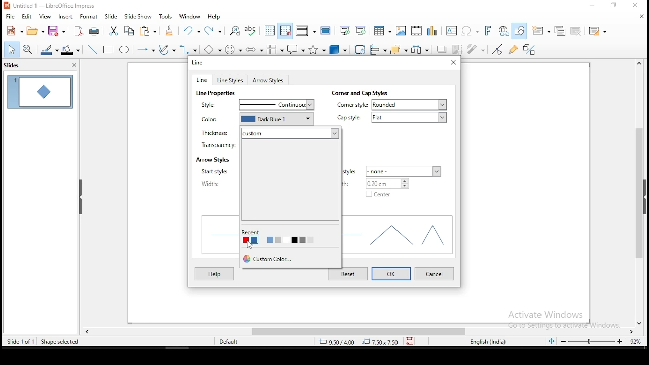 This screenshot has width=649, height=365. What do you see at coordinates (637, 63) in the screenshot?
I see `scroll up` at bounding box center [637, 63].